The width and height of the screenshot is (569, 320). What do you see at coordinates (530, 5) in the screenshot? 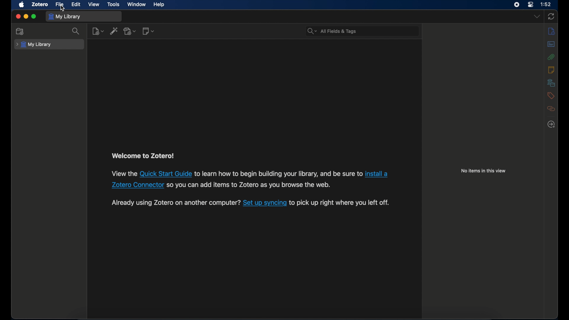
I see `control center` at bounding box center [530, 5].